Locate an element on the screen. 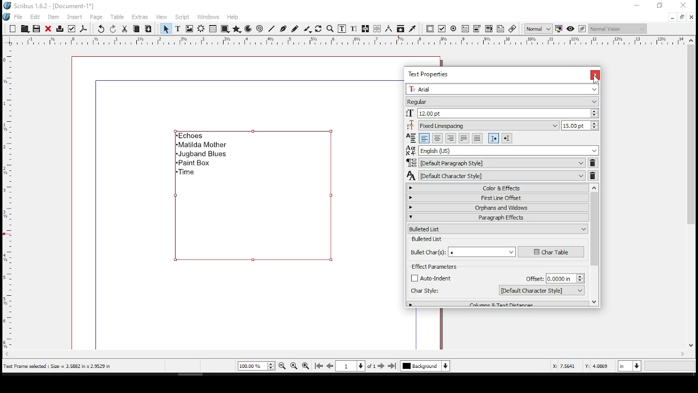  echoes is located at coordinates (190, 135).